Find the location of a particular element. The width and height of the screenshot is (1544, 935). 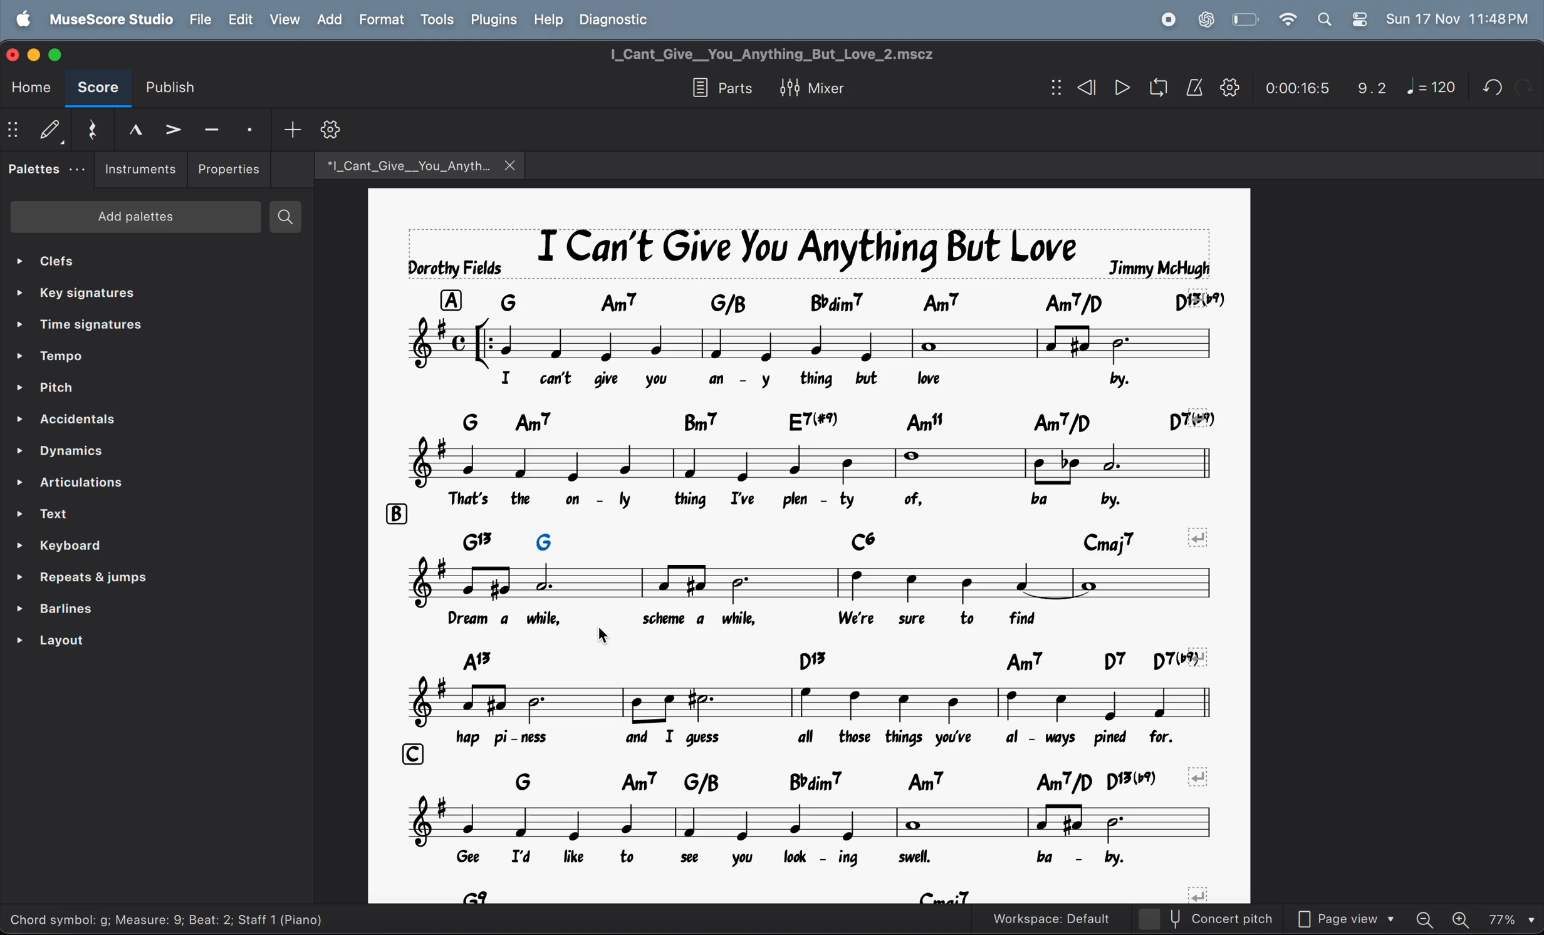

reset is located at coordinates (92, 131).